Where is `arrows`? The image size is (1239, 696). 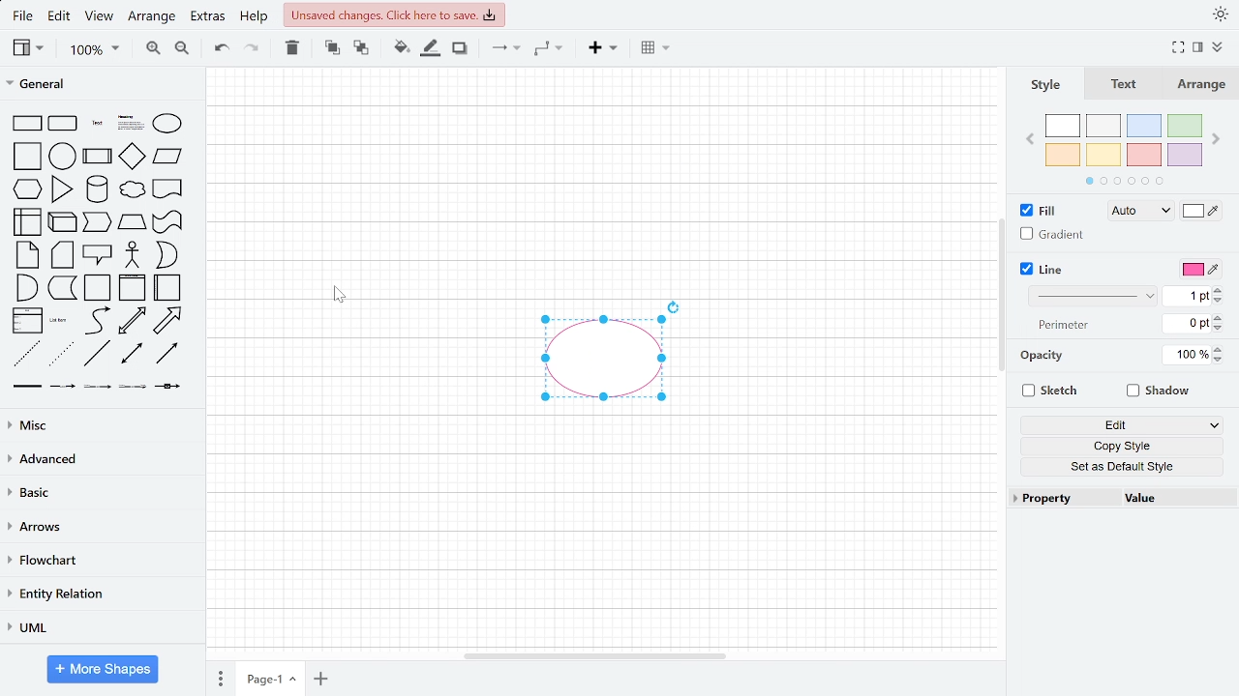
arrows is located at coordinates (97, 527).